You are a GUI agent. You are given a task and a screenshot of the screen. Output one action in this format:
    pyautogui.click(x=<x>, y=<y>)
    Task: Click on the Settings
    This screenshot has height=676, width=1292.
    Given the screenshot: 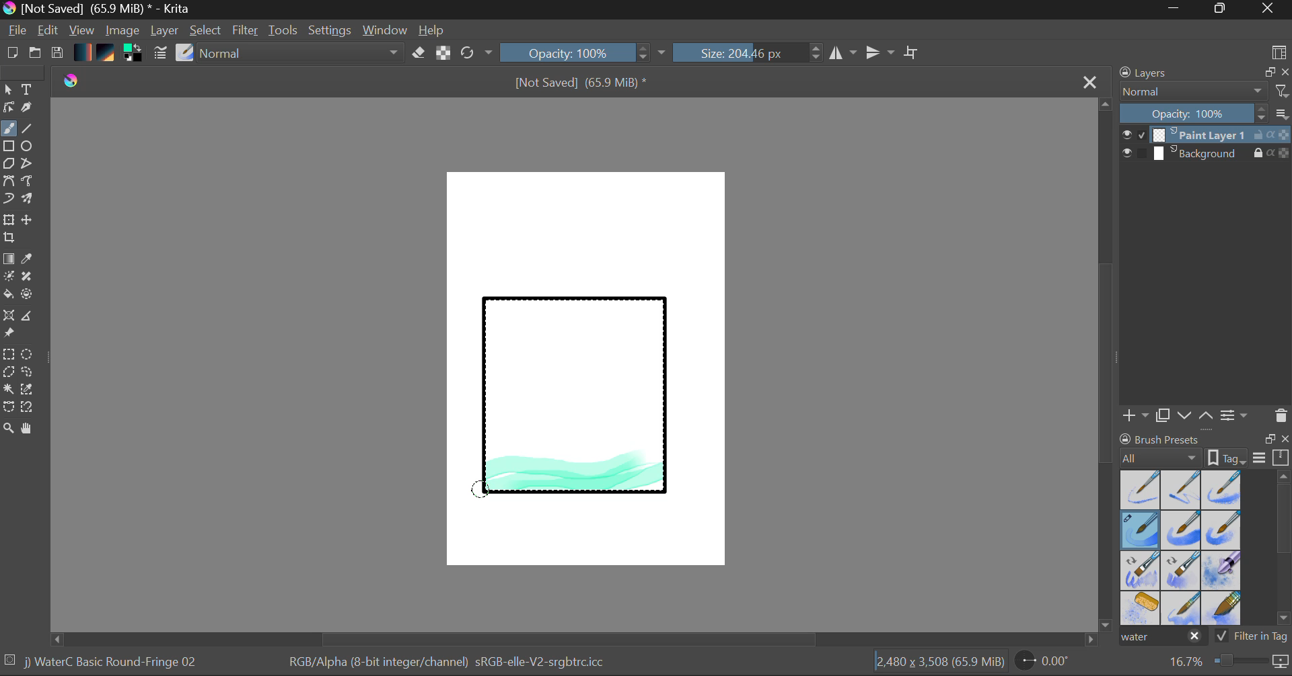 What is the action you would take?
    pyautogui.click(x=330, y=30)
    